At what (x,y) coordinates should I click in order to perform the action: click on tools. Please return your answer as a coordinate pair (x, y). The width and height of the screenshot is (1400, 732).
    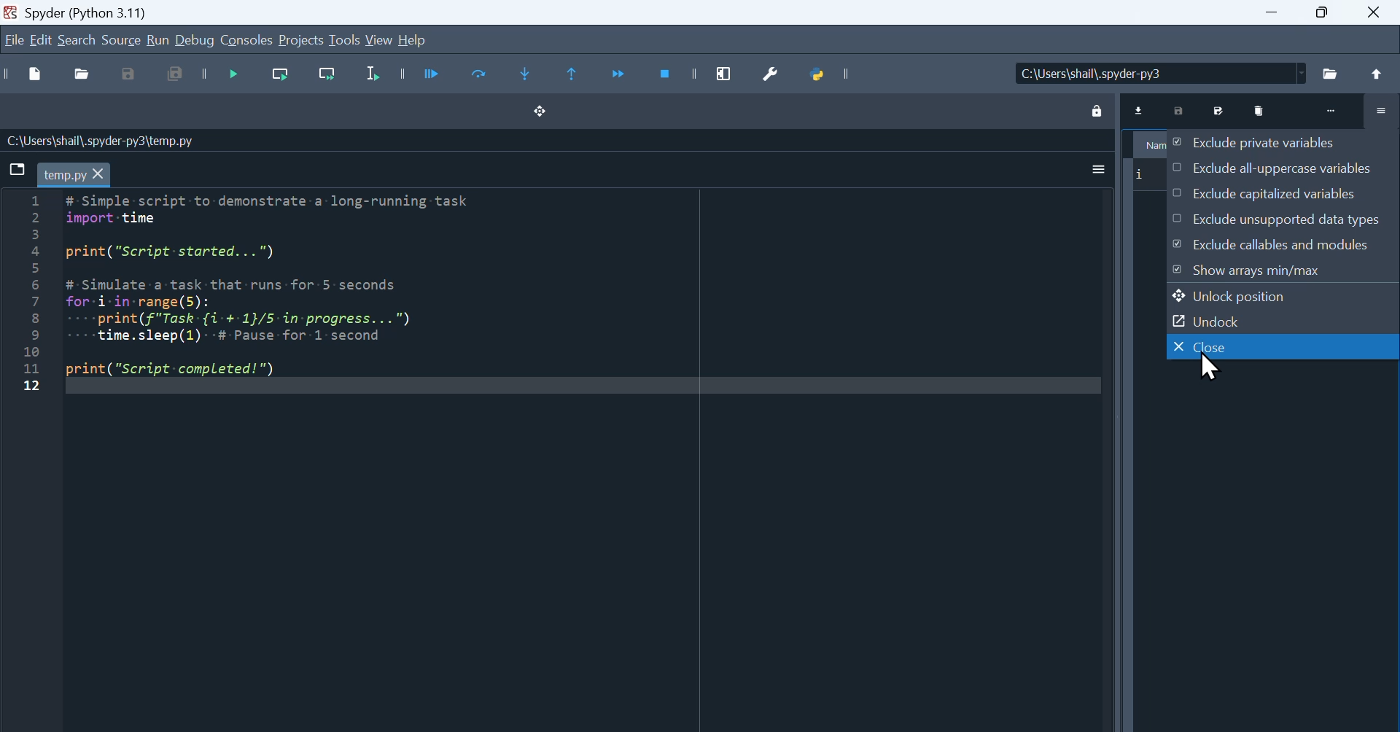
    Looking at the image, I should click on (345, 39).